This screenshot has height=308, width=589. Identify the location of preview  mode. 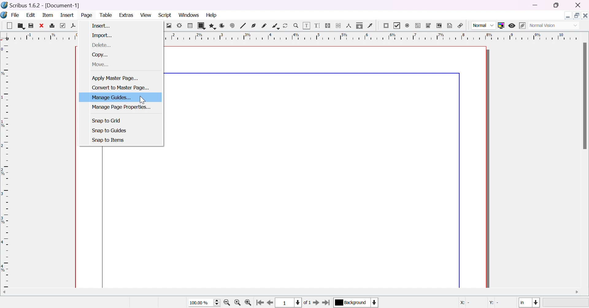
(512, 26).